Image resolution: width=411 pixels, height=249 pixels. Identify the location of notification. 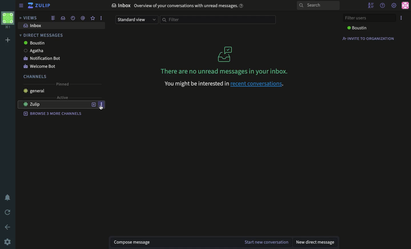
(8, 197).